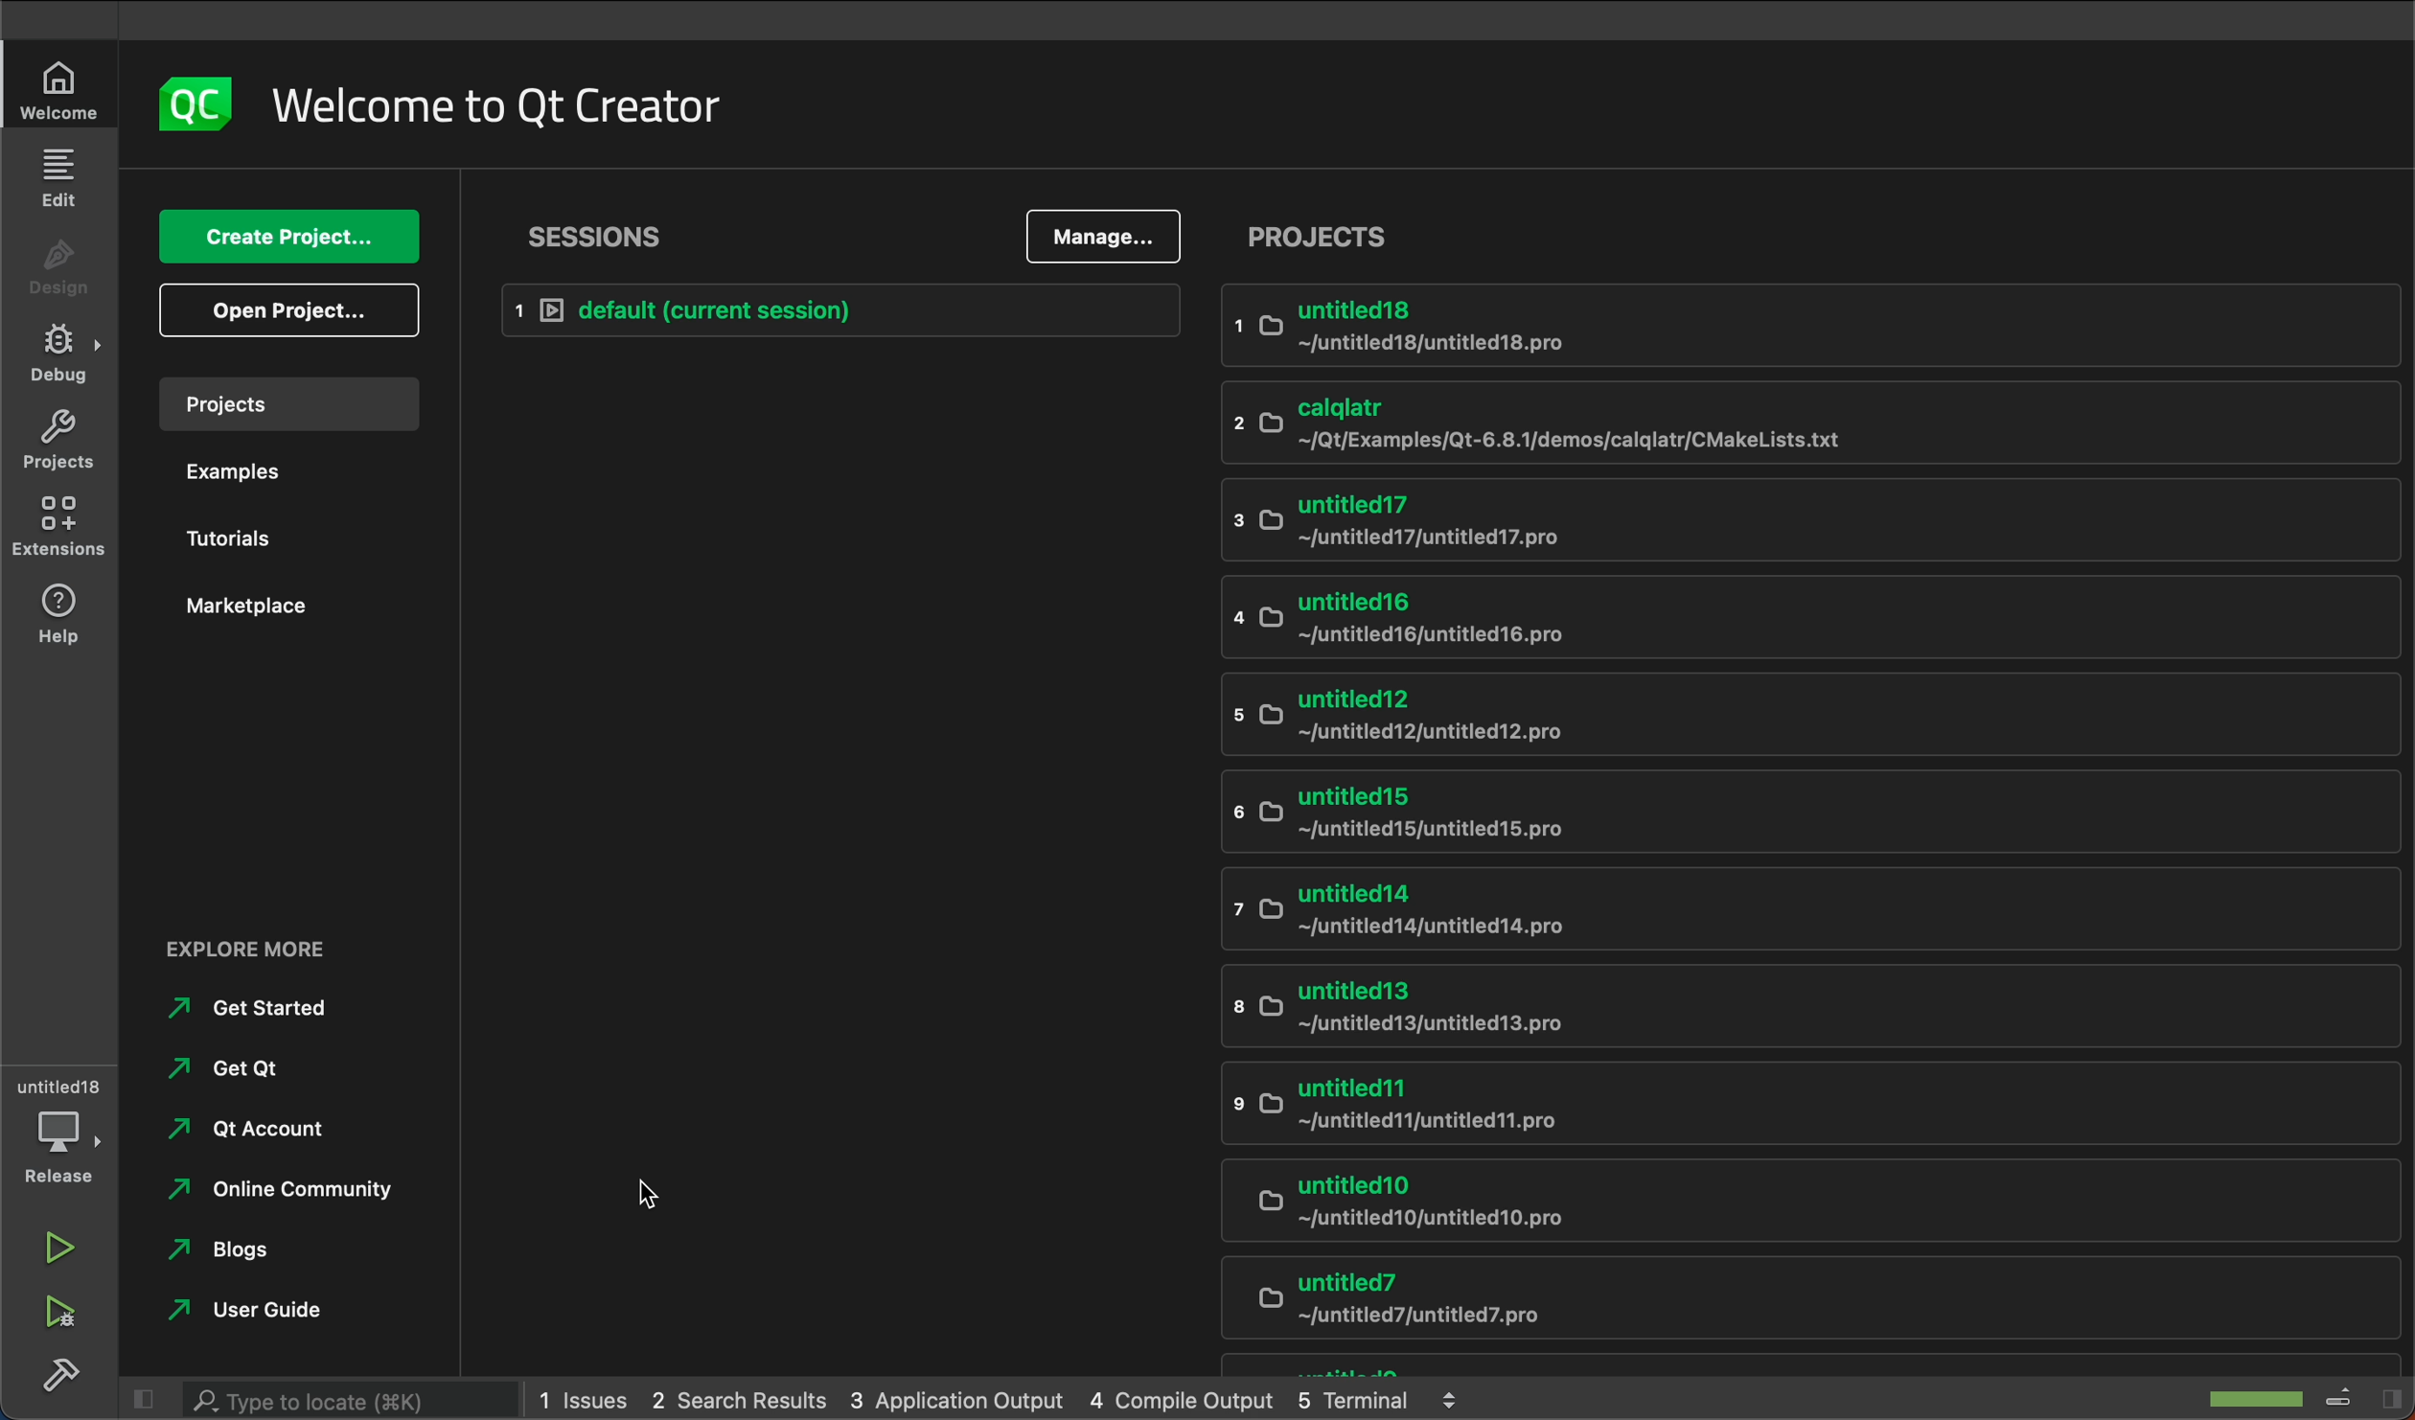 The height and width of the screenshot is (1420, 2415). What do you see at coordinates (285, 541) in the screenshot?
I see `tutorials` at bounding box center [285, 541].